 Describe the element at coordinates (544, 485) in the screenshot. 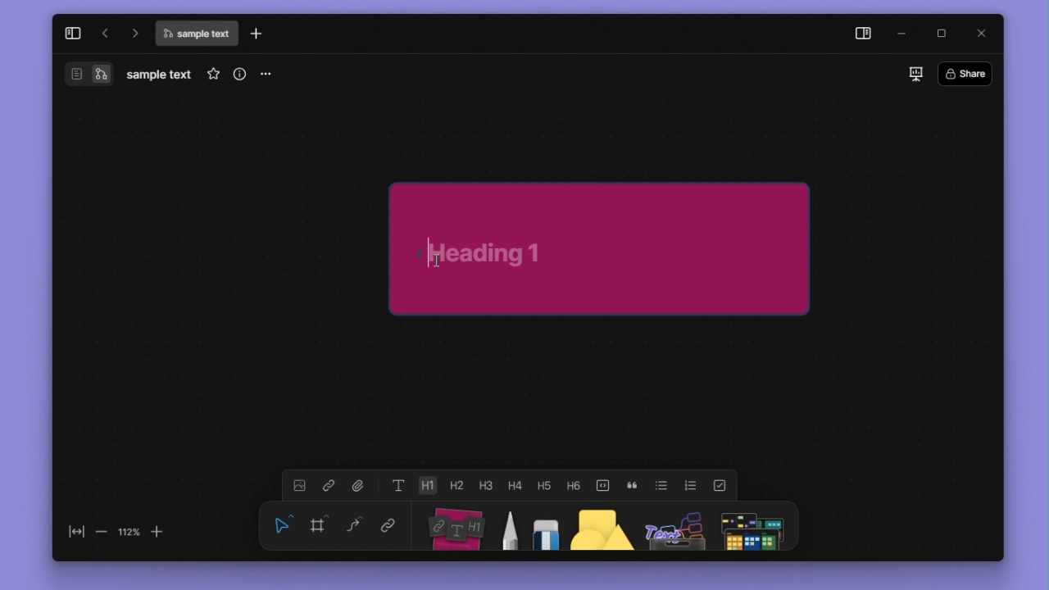

I see `Heading 5` at that location.